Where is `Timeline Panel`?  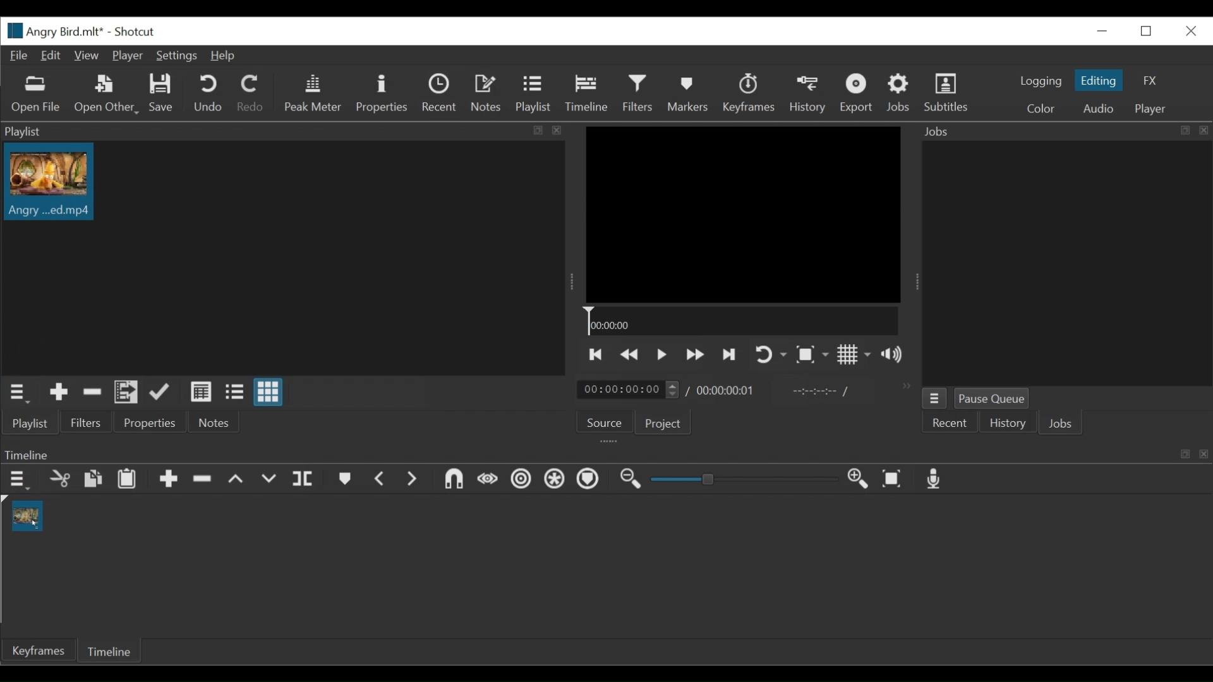 Timeline Panel is located at coordinates (603, 453).